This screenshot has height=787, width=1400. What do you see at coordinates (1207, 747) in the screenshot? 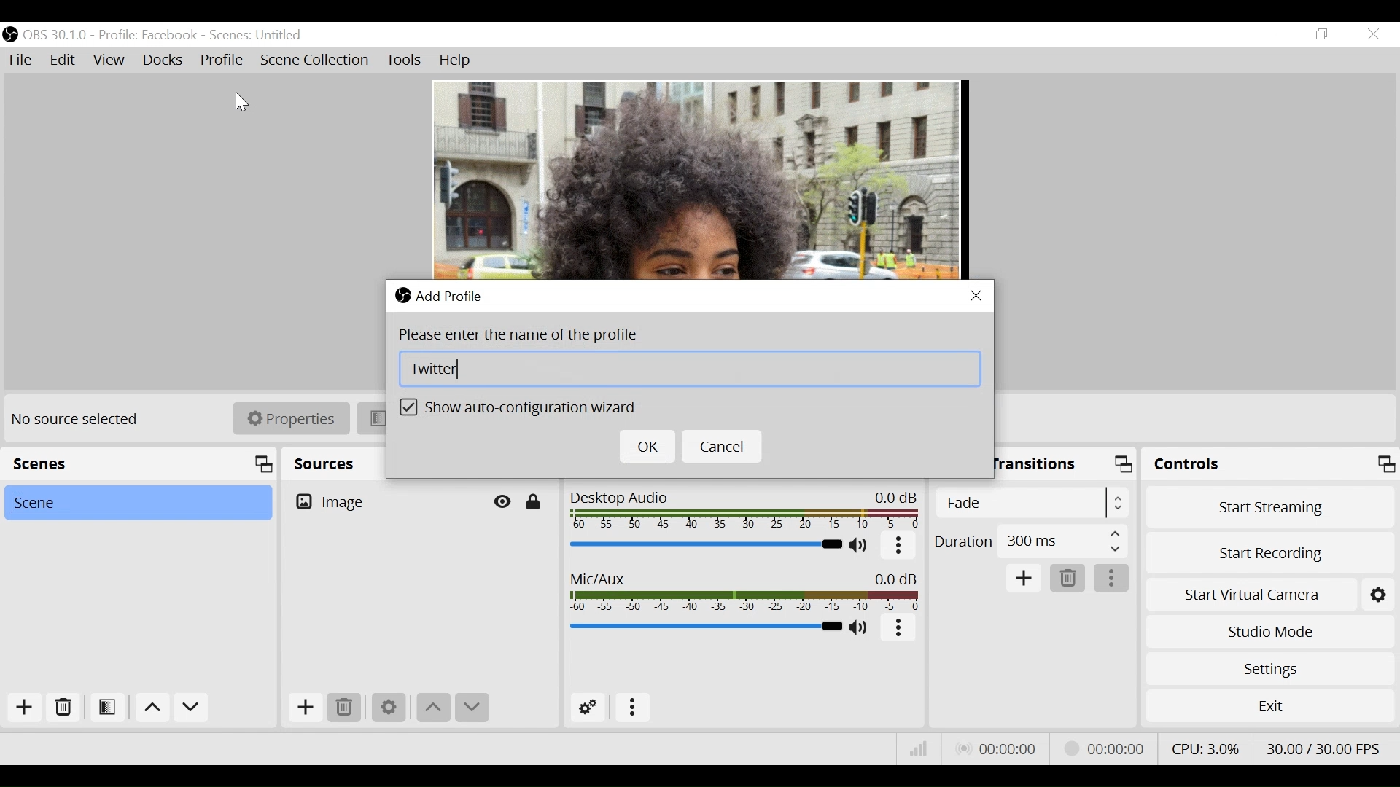
I see `CPU Usage` at bounding box center [1207, 747].